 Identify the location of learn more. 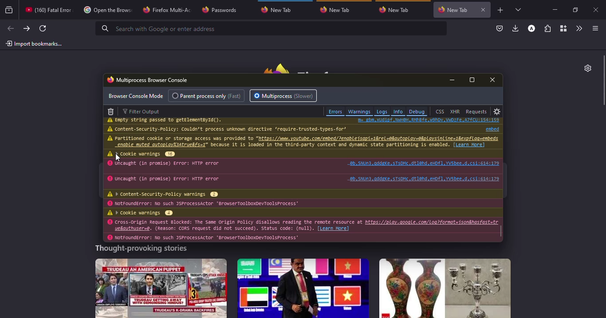
(469, 144).